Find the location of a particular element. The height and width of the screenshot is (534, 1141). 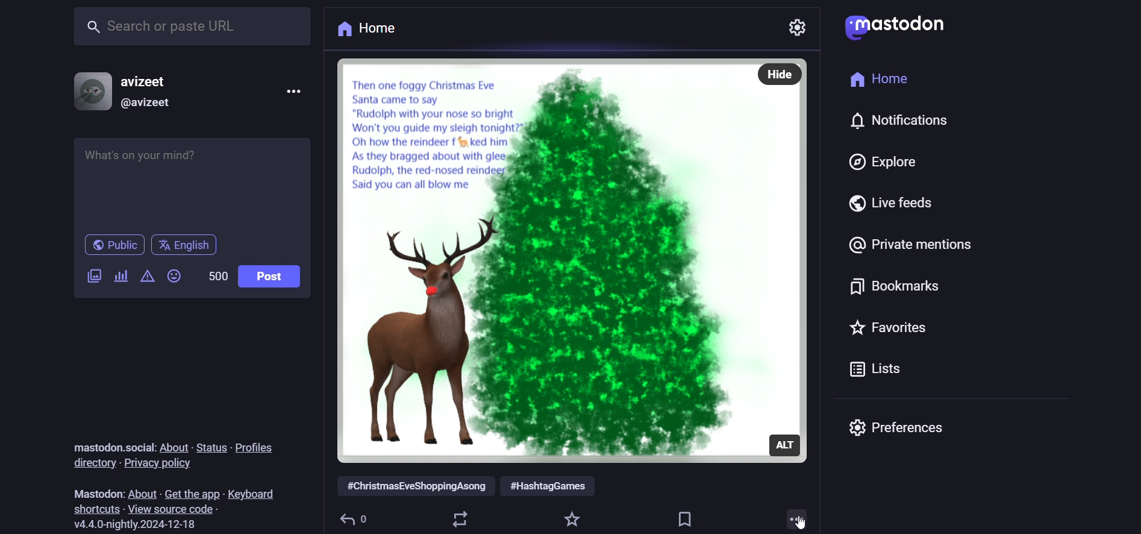

profiles is located at coordinates (257, 447).